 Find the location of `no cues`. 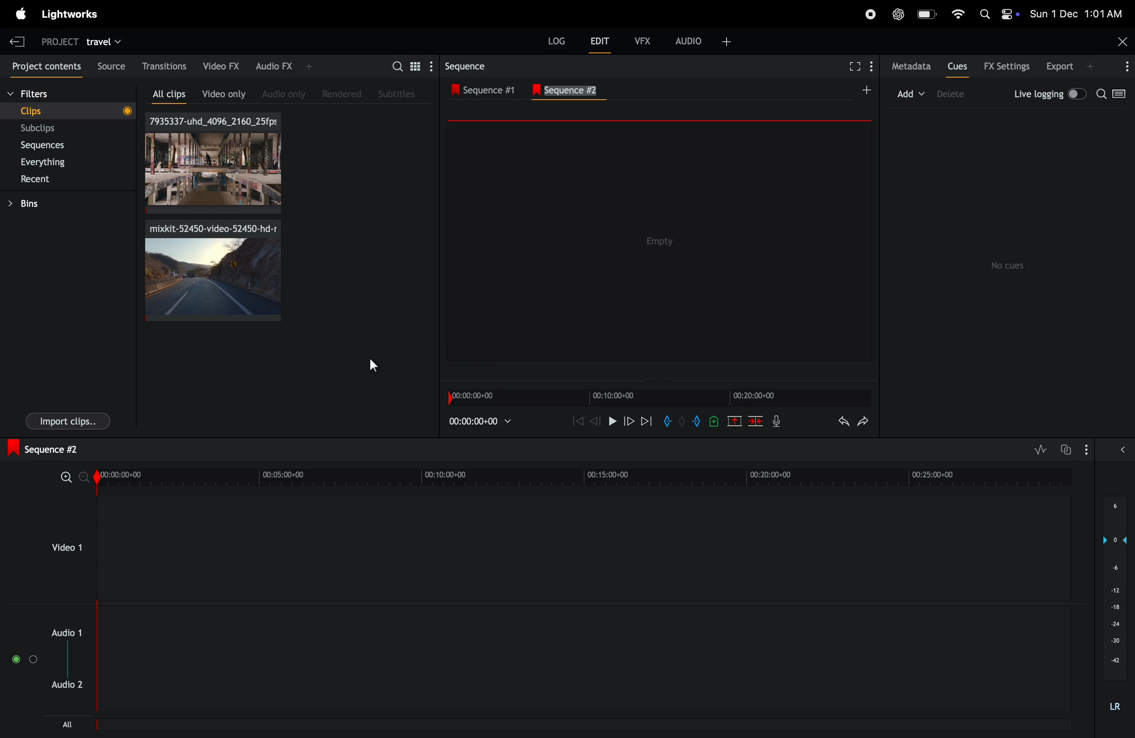

no cues is located at coordinates (1010, 266).